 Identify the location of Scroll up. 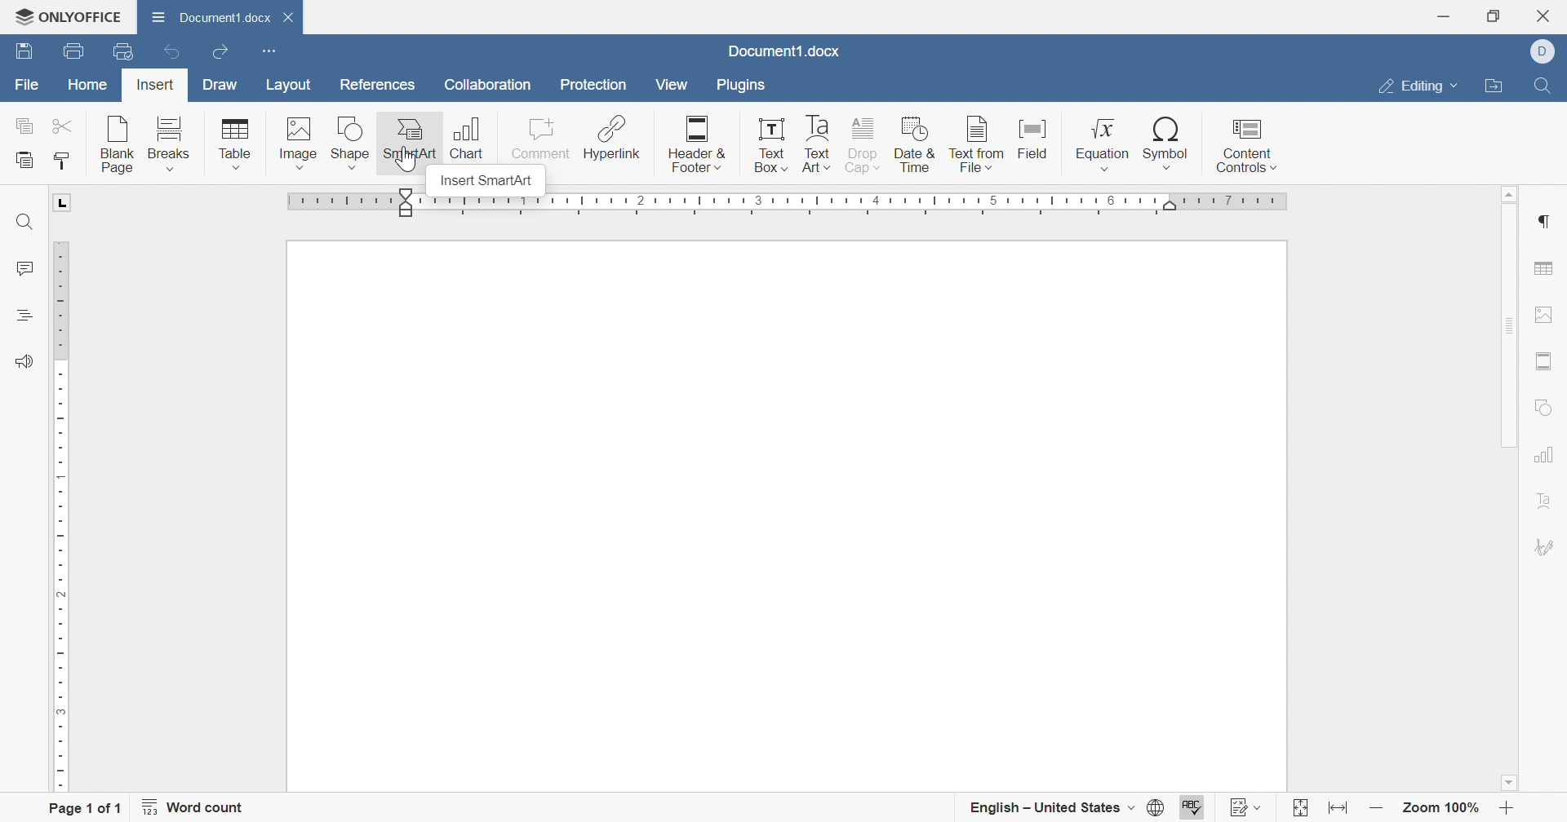
(1511, 192).